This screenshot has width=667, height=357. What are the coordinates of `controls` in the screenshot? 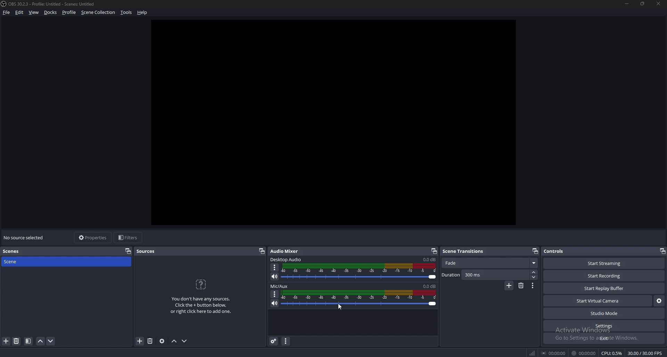 It's located at (558, 251).